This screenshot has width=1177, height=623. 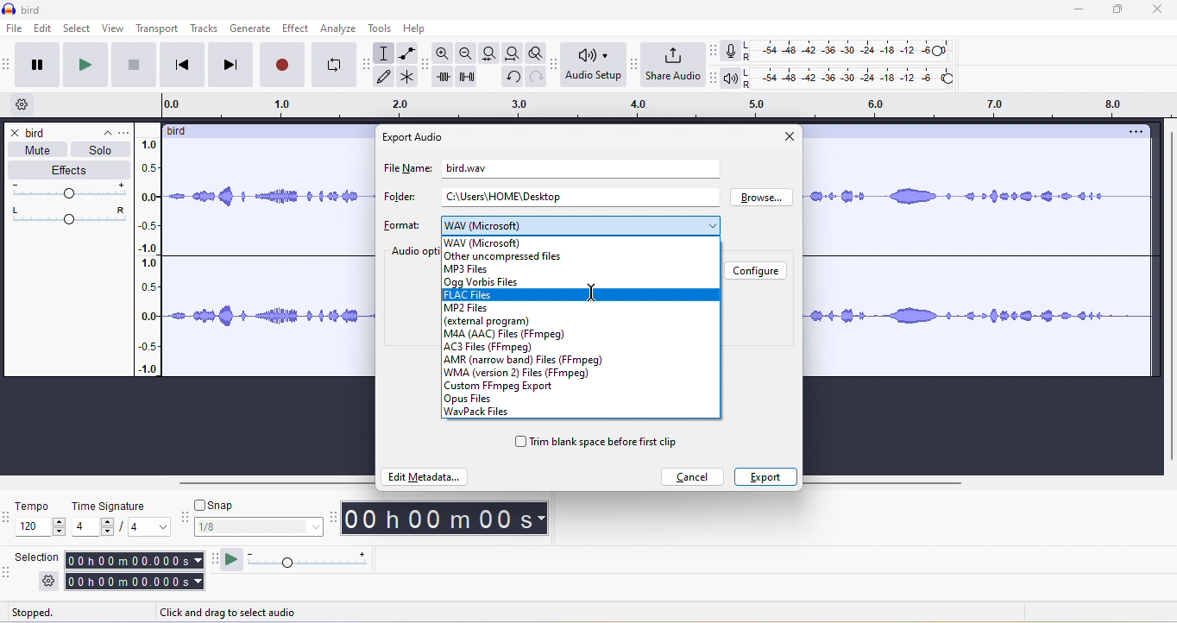 What do you see at coordinates (388, 78) in the screenshot?
I see `draw tool` at bounding box center [388, 78].